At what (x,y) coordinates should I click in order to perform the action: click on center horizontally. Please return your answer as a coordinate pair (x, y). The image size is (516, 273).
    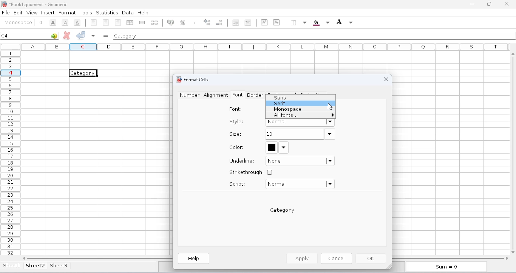
    Looking at the image, I should click on (106, 23).